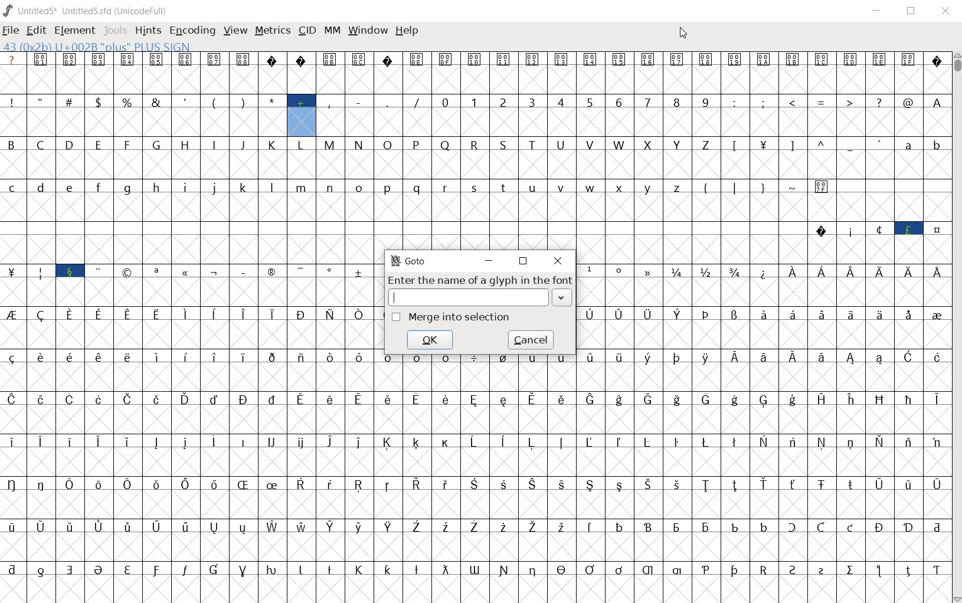 Image resolution: width=962 pixels, height=603 pixels. Describe the element at coordinates (764, 327) in the screenshot. I see `characters` at that location.